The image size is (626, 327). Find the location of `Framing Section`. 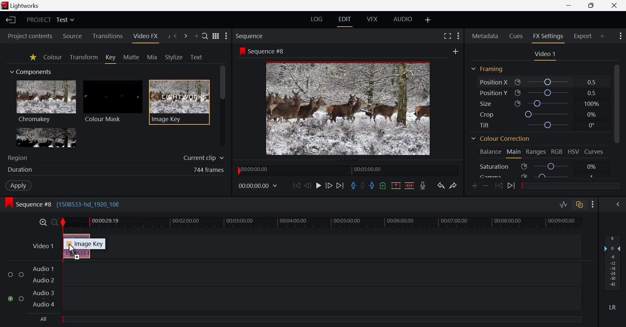

Framing Section is located at coordinates (488, 71).